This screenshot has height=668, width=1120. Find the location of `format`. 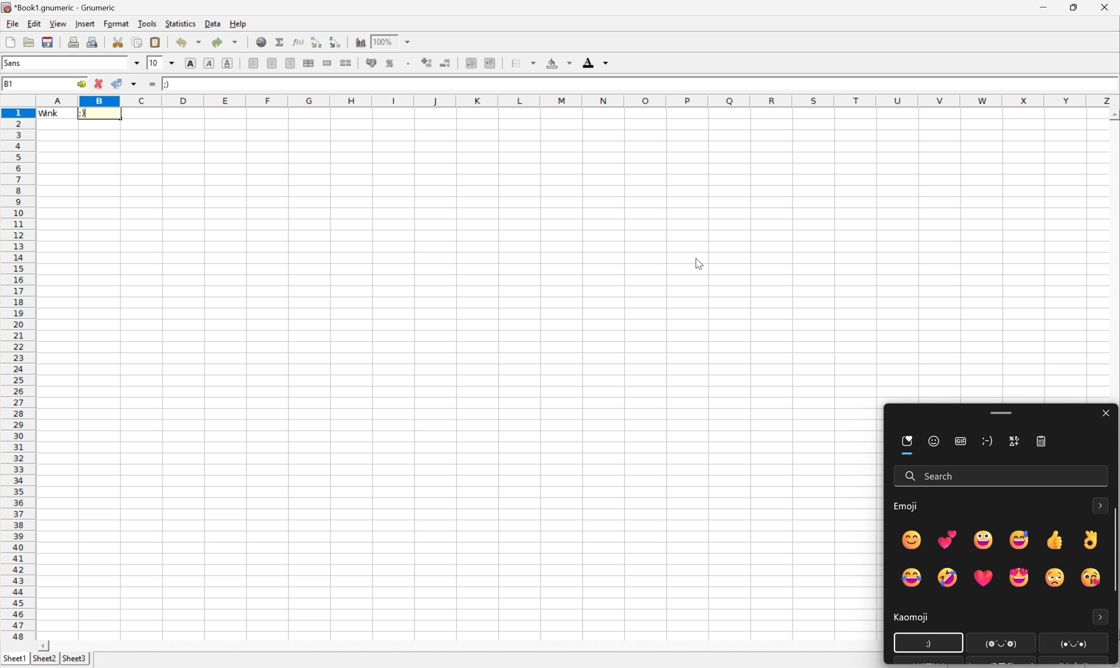

format is located at coordinates (116, 24).